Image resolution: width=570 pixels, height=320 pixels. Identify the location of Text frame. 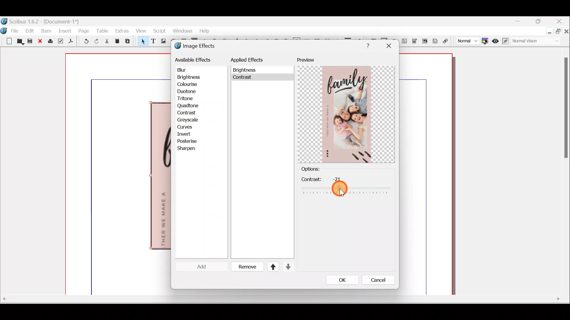
(153, 41).